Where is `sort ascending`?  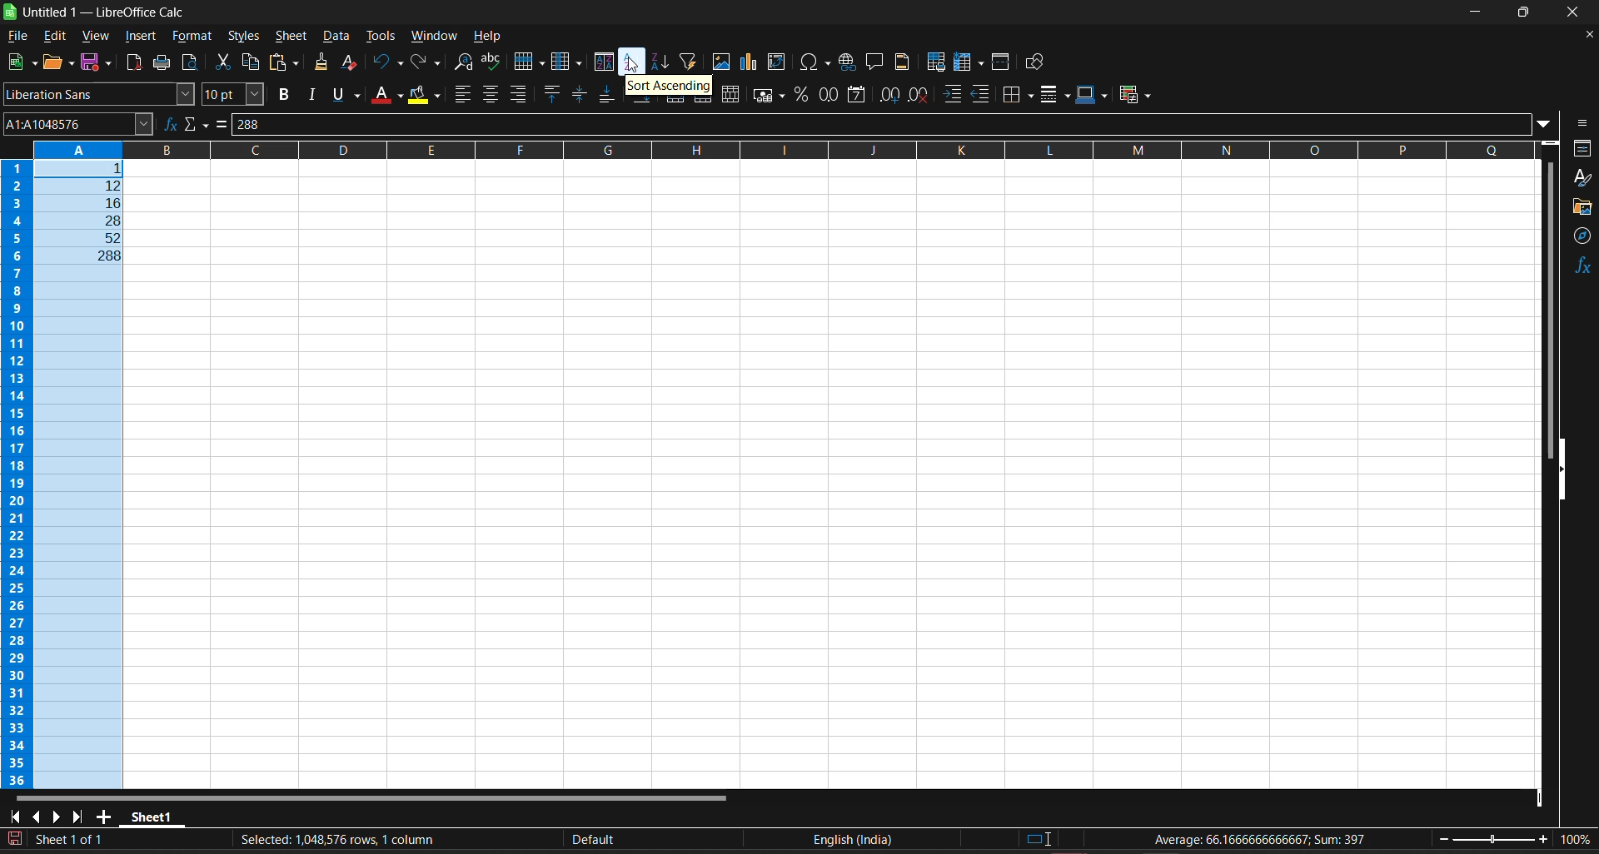 sort ascending is located at coordinates (669, 87).